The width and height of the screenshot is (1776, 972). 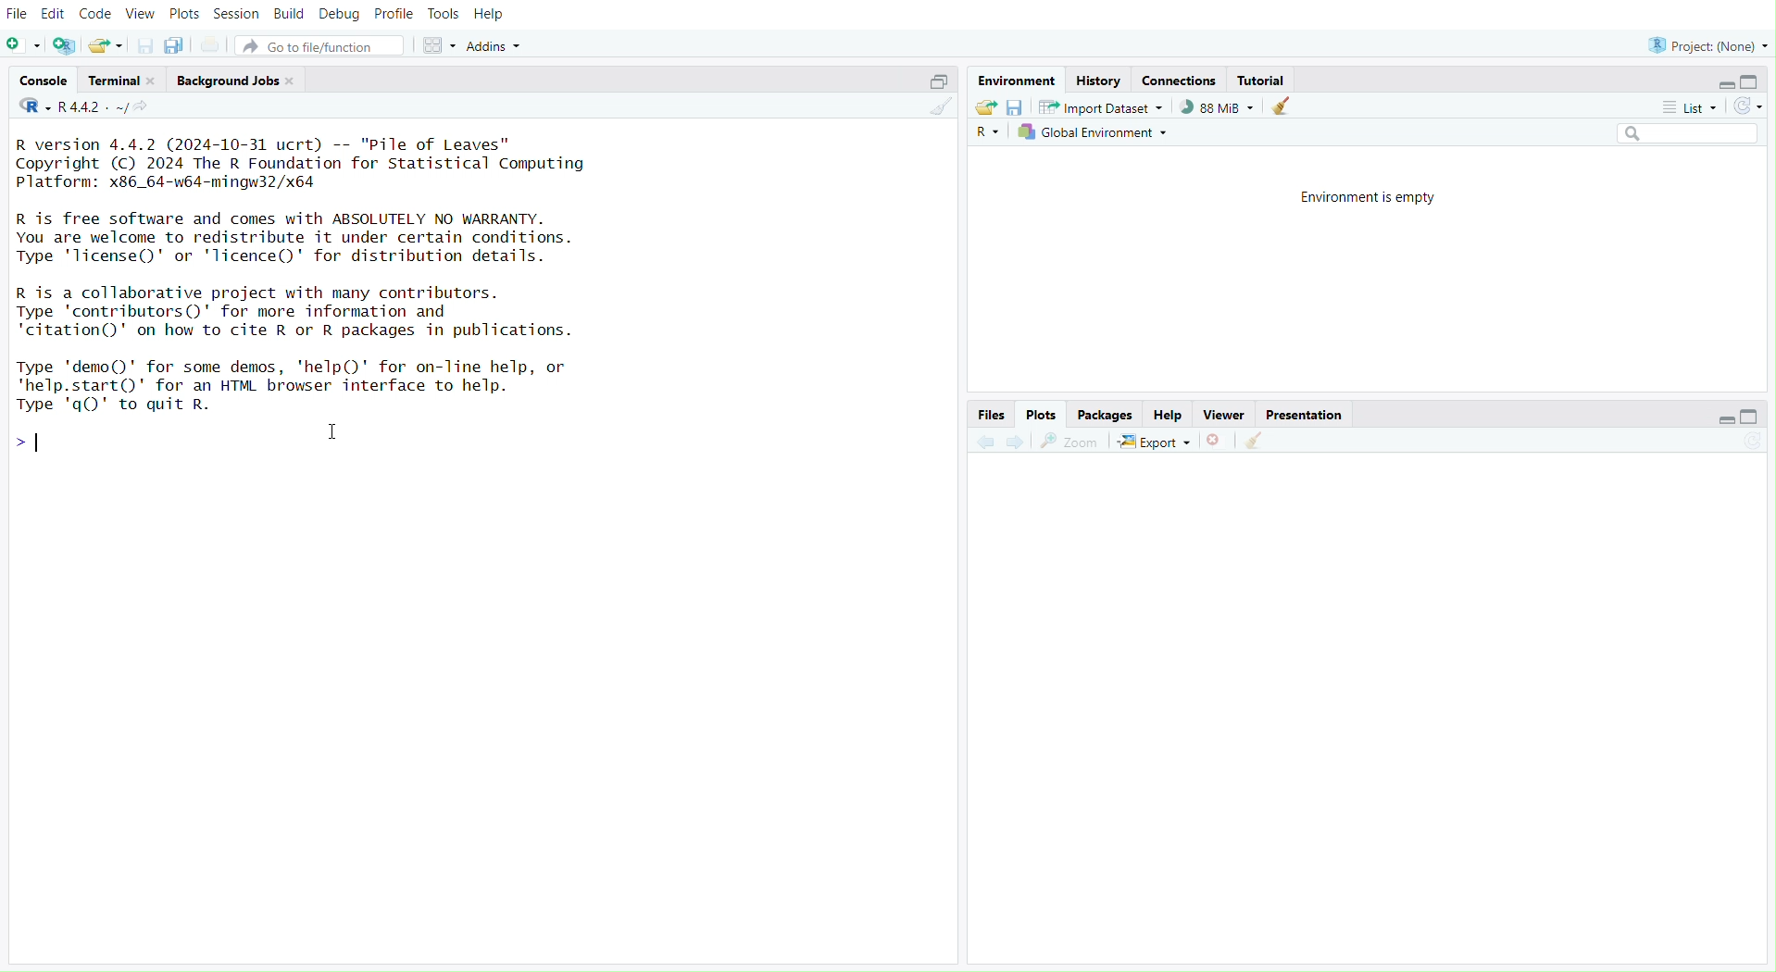 I want to click on History, so click(x=1099, y=79).